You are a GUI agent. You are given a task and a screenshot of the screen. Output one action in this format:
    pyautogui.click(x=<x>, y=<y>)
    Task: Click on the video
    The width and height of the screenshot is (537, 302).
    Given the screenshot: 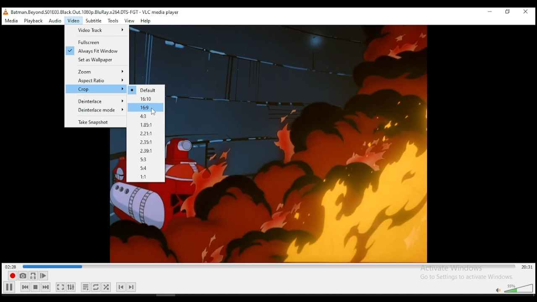 What is the action you would take?
    pyautogui.click(x=74, y=21)
    